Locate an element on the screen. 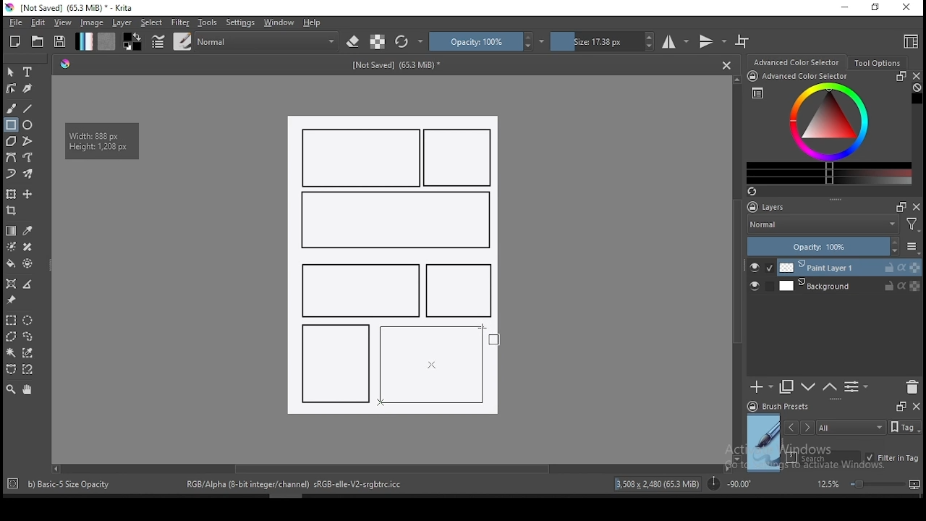 The height and width of the screenshot is (521, 926). layers is located at coordinates (770, 208).